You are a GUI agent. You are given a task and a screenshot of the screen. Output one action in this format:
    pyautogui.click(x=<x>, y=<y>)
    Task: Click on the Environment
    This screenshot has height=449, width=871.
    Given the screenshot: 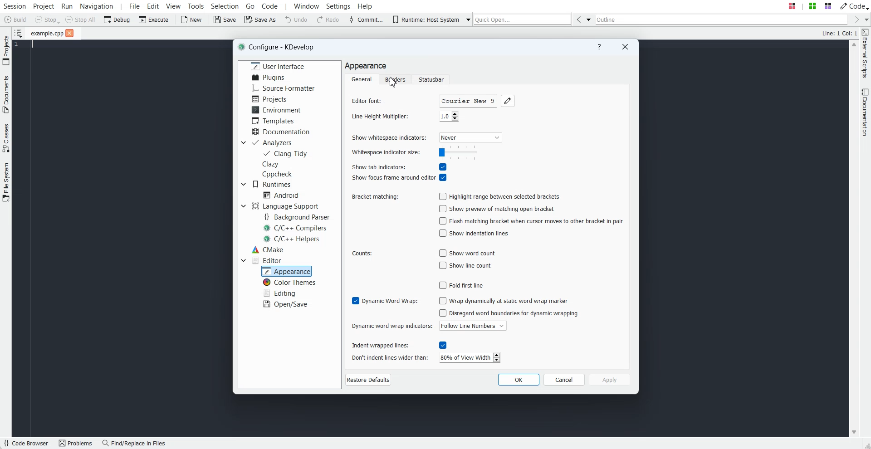 What is the action you would take?
    pyautogui.click(x=275, y=110)
    